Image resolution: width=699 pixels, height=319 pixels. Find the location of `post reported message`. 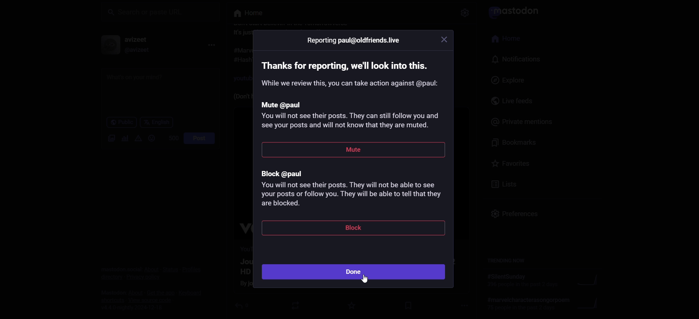

post reported message is located at coordinates (349, 63).